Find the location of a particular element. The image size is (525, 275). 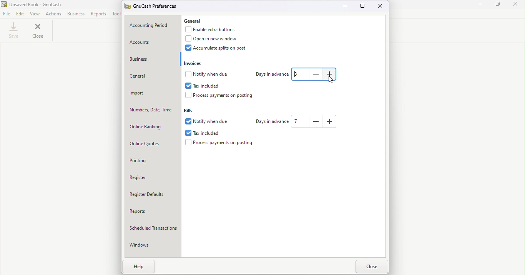

Business  is located at coordinates (151, 60).